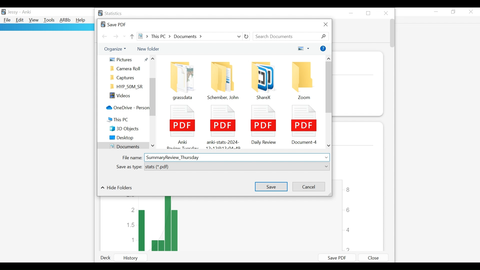  I want to click on Close, so click(386, 12).